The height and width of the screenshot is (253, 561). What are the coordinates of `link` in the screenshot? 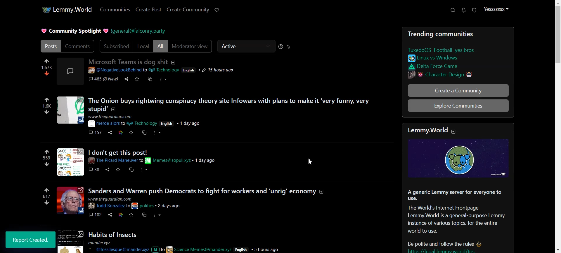 It's located at (121, 214).